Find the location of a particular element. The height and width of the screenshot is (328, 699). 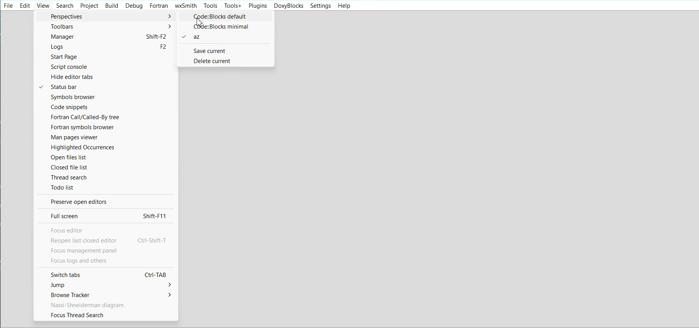

Cursor is located at coordinates (201, 22).